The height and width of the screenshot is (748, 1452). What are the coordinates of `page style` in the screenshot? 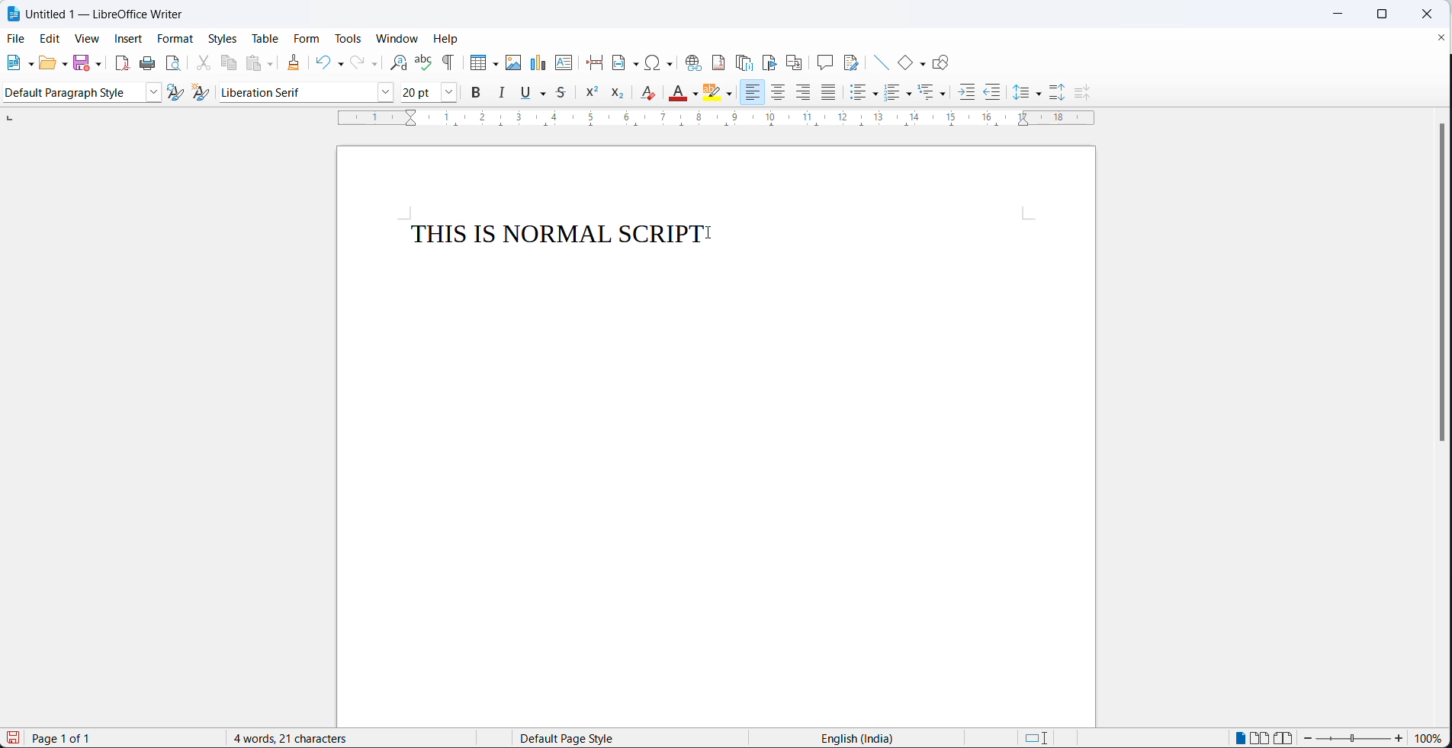 It's located at (623, 738).